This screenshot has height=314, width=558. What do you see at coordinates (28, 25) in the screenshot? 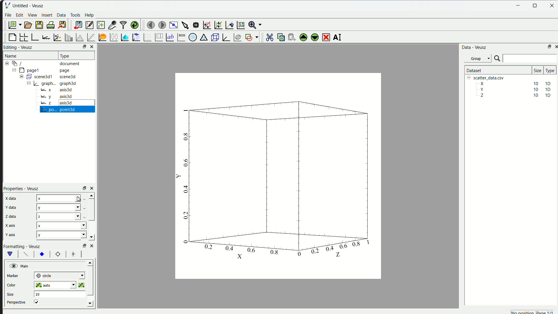
I see `open a document` at bounding box center [28, 25].